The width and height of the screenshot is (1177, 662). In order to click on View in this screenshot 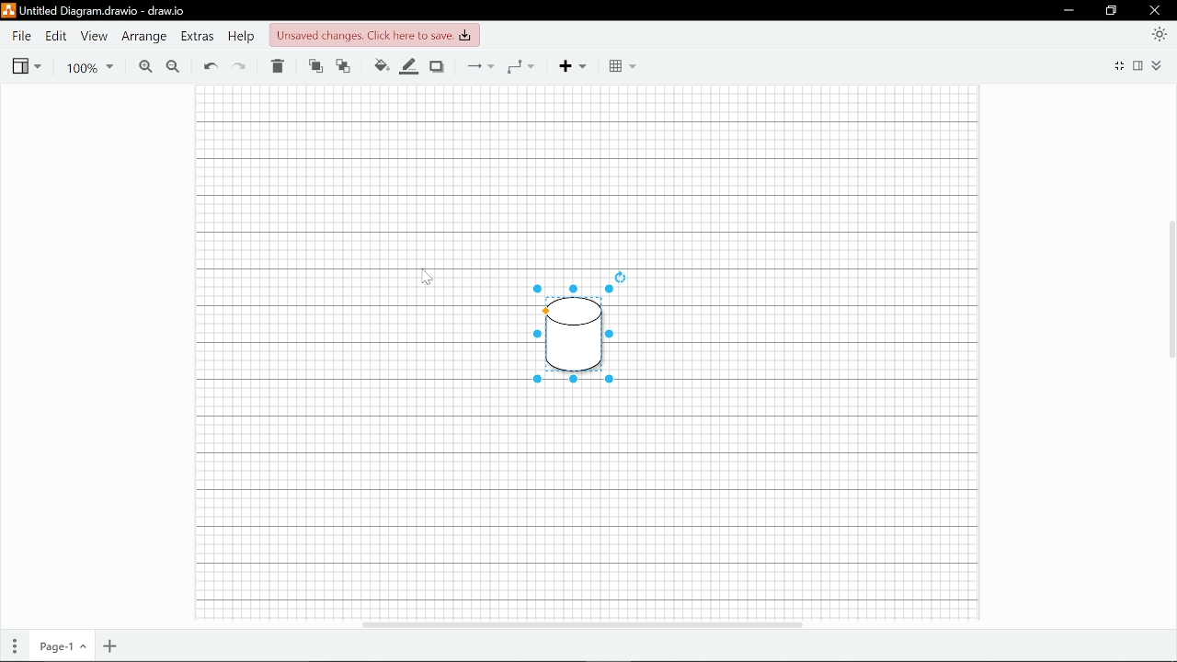, I will do `click(93, 37)`.